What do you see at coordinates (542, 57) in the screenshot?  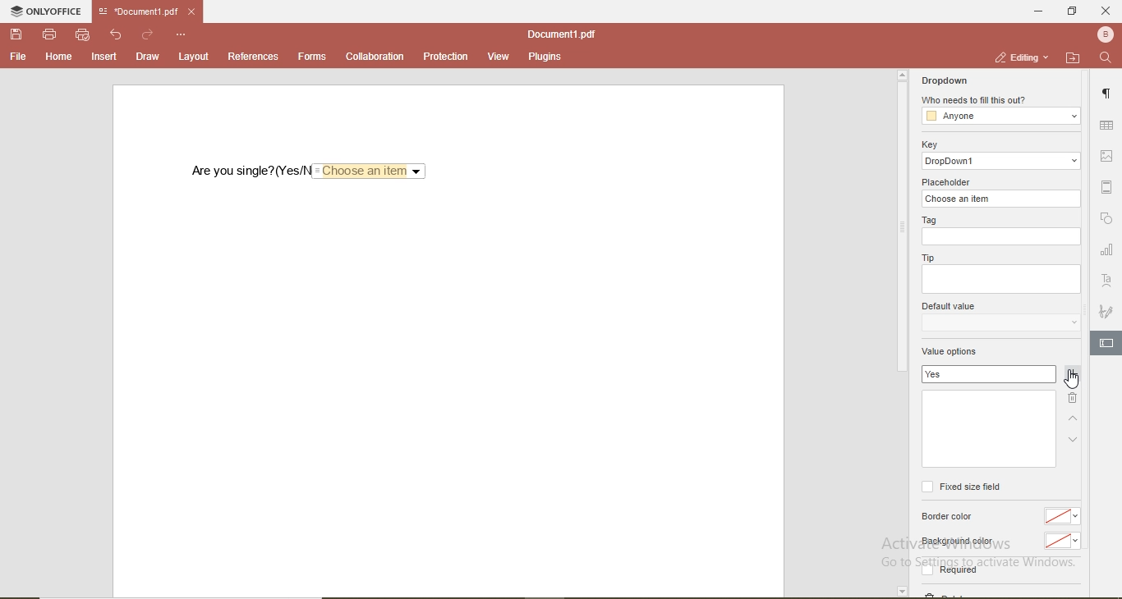 I see `plugins` at bounding box center [542, 57].